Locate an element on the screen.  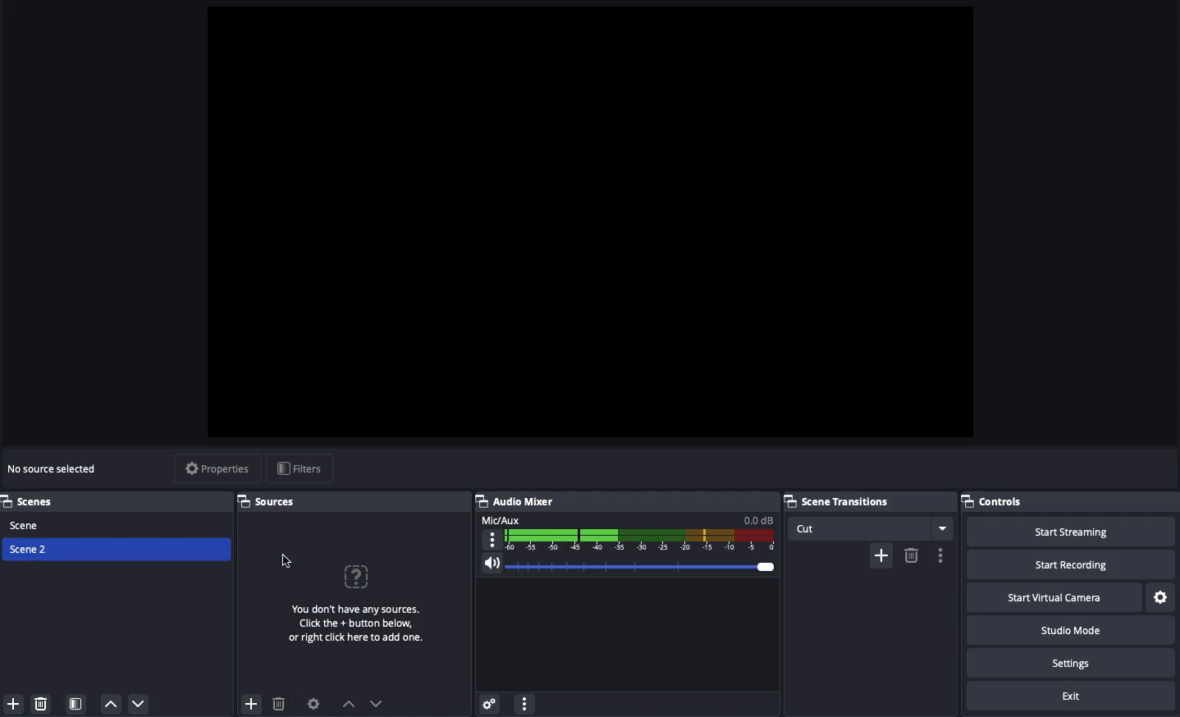
Settings is located at coordinates (1159, 595).